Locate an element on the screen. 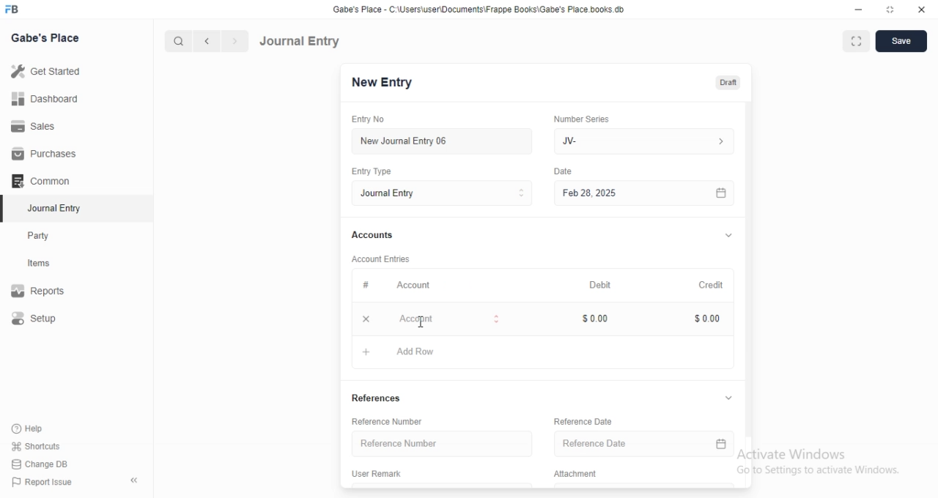 This screenshot has height=498, width=938. save is located at coordinates (903, 41).